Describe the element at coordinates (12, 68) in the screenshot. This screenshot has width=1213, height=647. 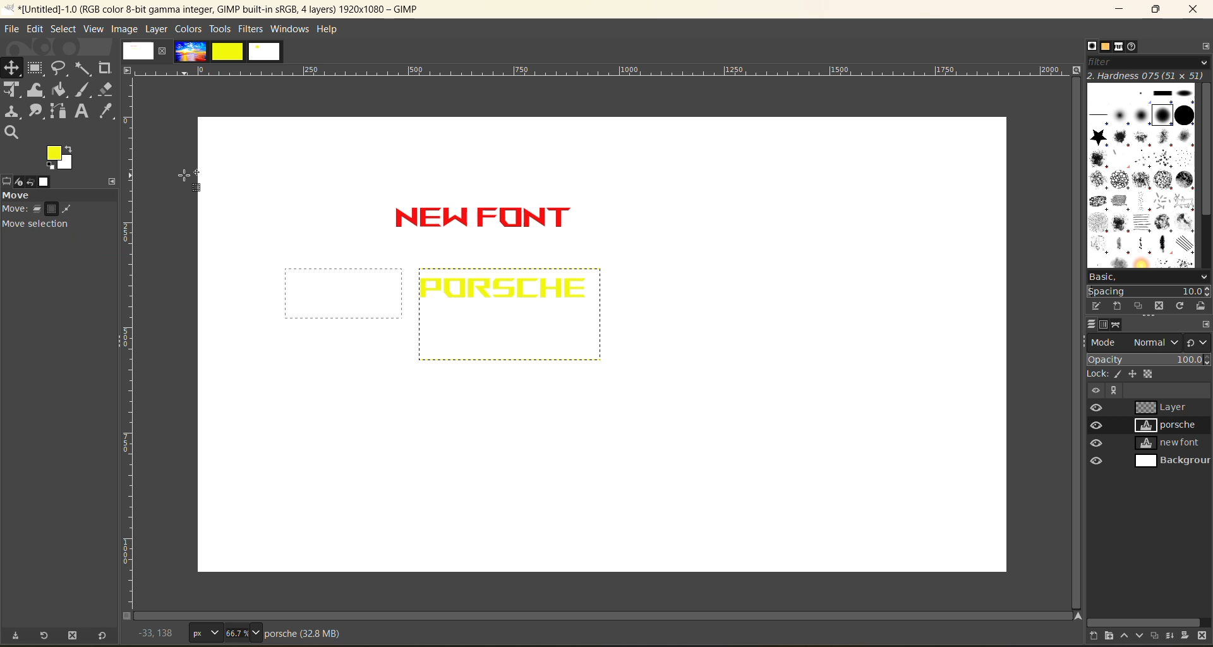
I see `position` at that location.